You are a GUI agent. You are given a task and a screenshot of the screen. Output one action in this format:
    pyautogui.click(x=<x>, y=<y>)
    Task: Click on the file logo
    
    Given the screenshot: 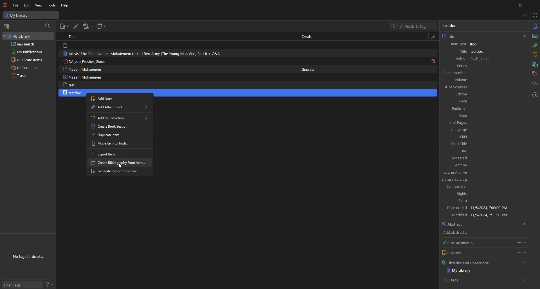 What is the action you would take?
    pyautogui.click(x=66, y=46)
    